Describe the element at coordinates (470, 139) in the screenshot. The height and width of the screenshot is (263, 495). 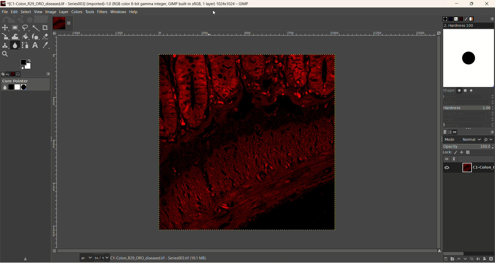
I see `normal` at that location.